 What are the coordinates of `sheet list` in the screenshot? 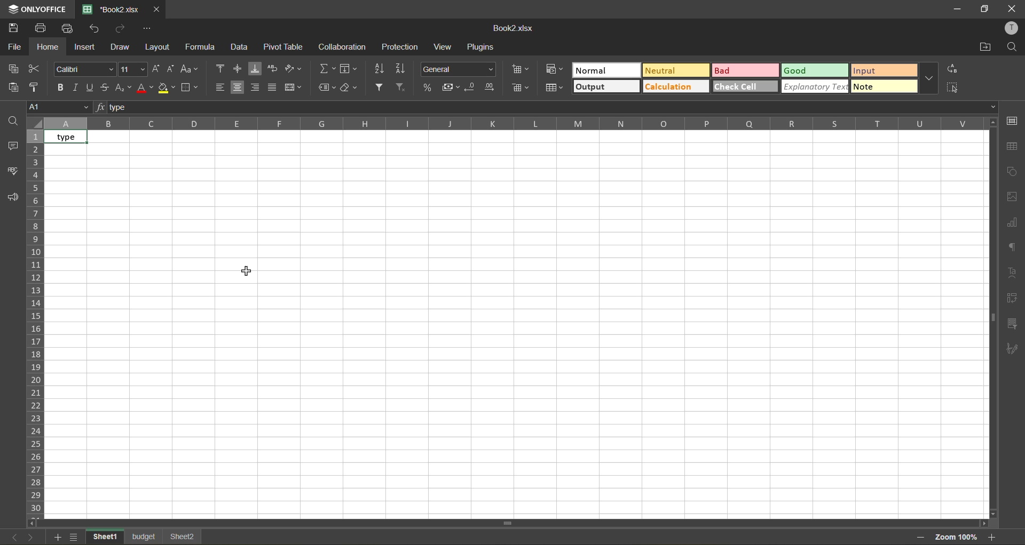 It's located at (77, 536).